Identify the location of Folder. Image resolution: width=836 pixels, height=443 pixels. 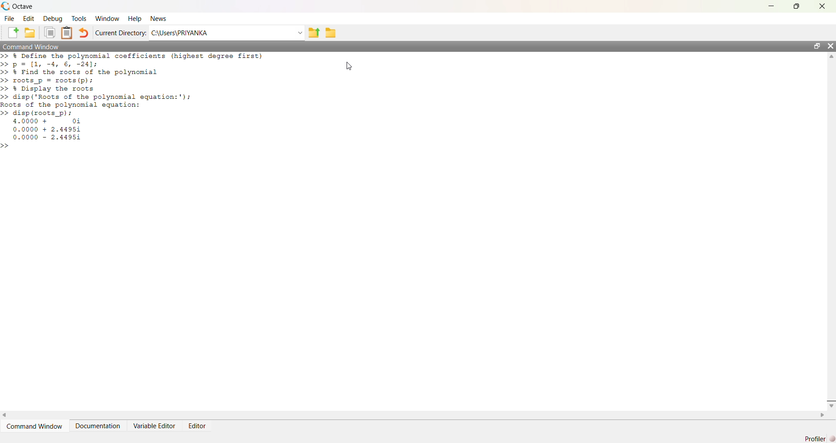
(330, 33).